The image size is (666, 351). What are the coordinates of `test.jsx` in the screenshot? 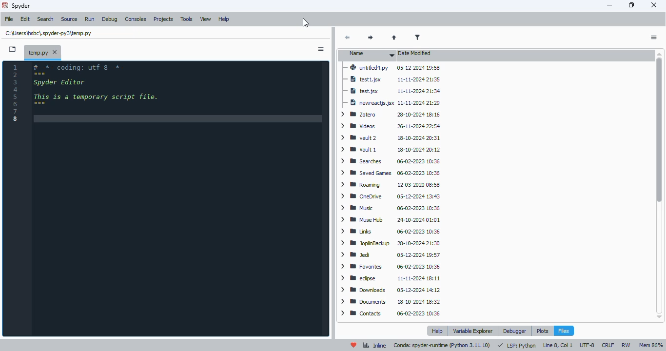 It's located at (392, 90).